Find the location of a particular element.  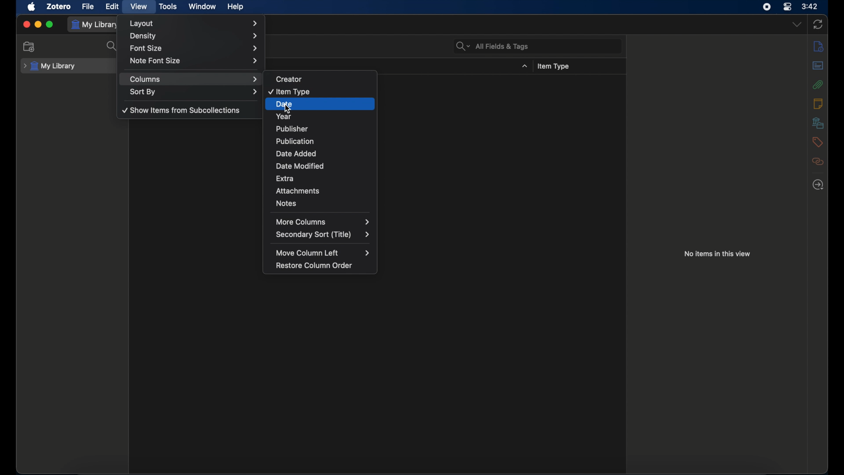

publisher is located at coordinates (320, 128).